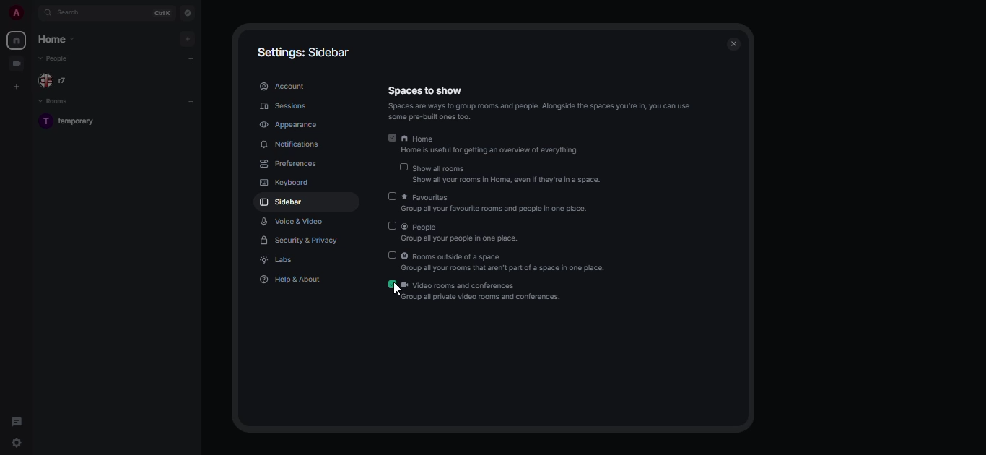 The image size is (986, 455). I want to click on home, so click(15, 40).